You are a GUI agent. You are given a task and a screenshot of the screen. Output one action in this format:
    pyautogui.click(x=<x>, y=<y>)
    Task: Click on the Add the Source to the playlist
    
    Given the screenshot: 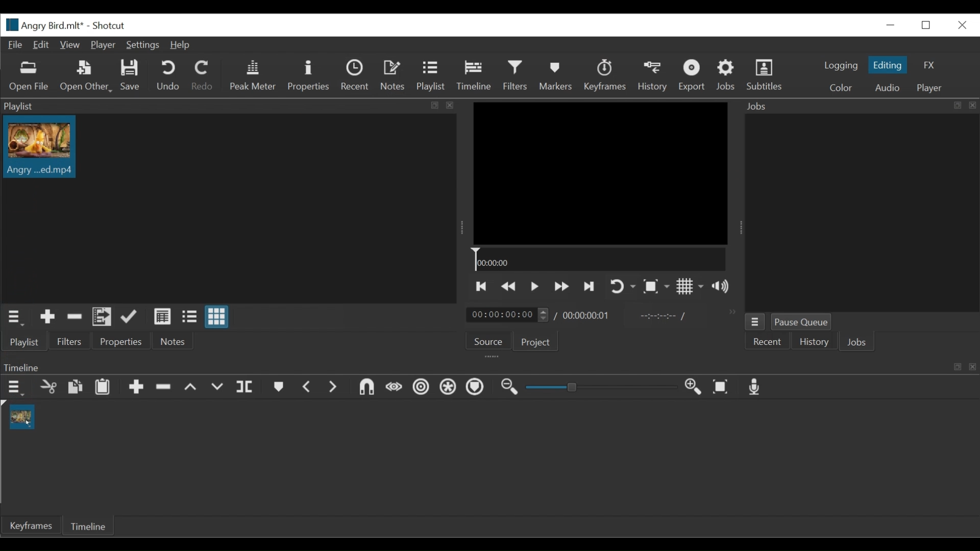 What is the action you would take?
    pyautogui.click(x=46, y=317)
    